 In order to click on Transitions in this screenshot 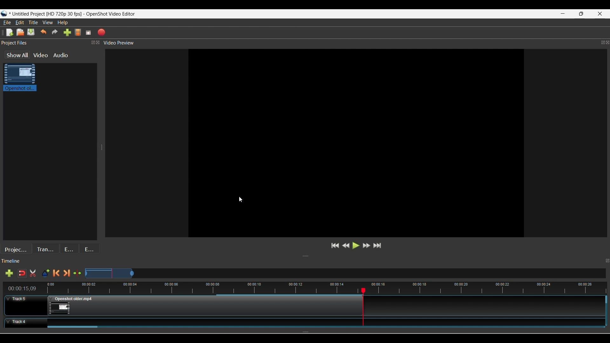, I will do `click(45, 249)`.